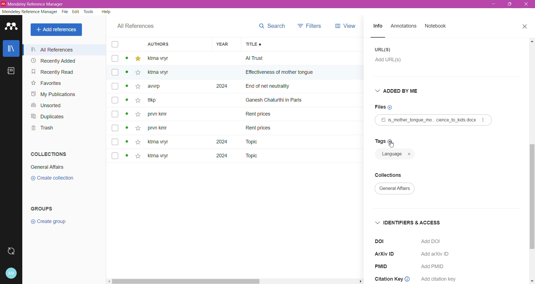 This screenshot has height=284, width=535. What do you see at coordinates (218, 158) in the screenshot?
I see `2024` at bounding box center [218, 158].